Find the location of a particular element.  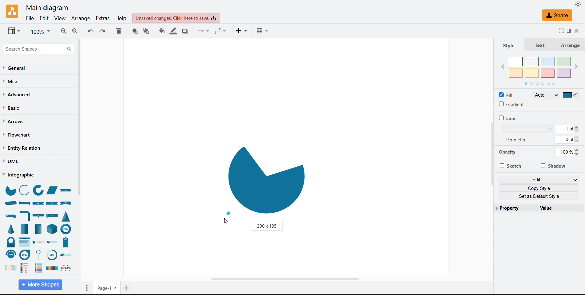

circular dial is located at coordinates (11, 242).